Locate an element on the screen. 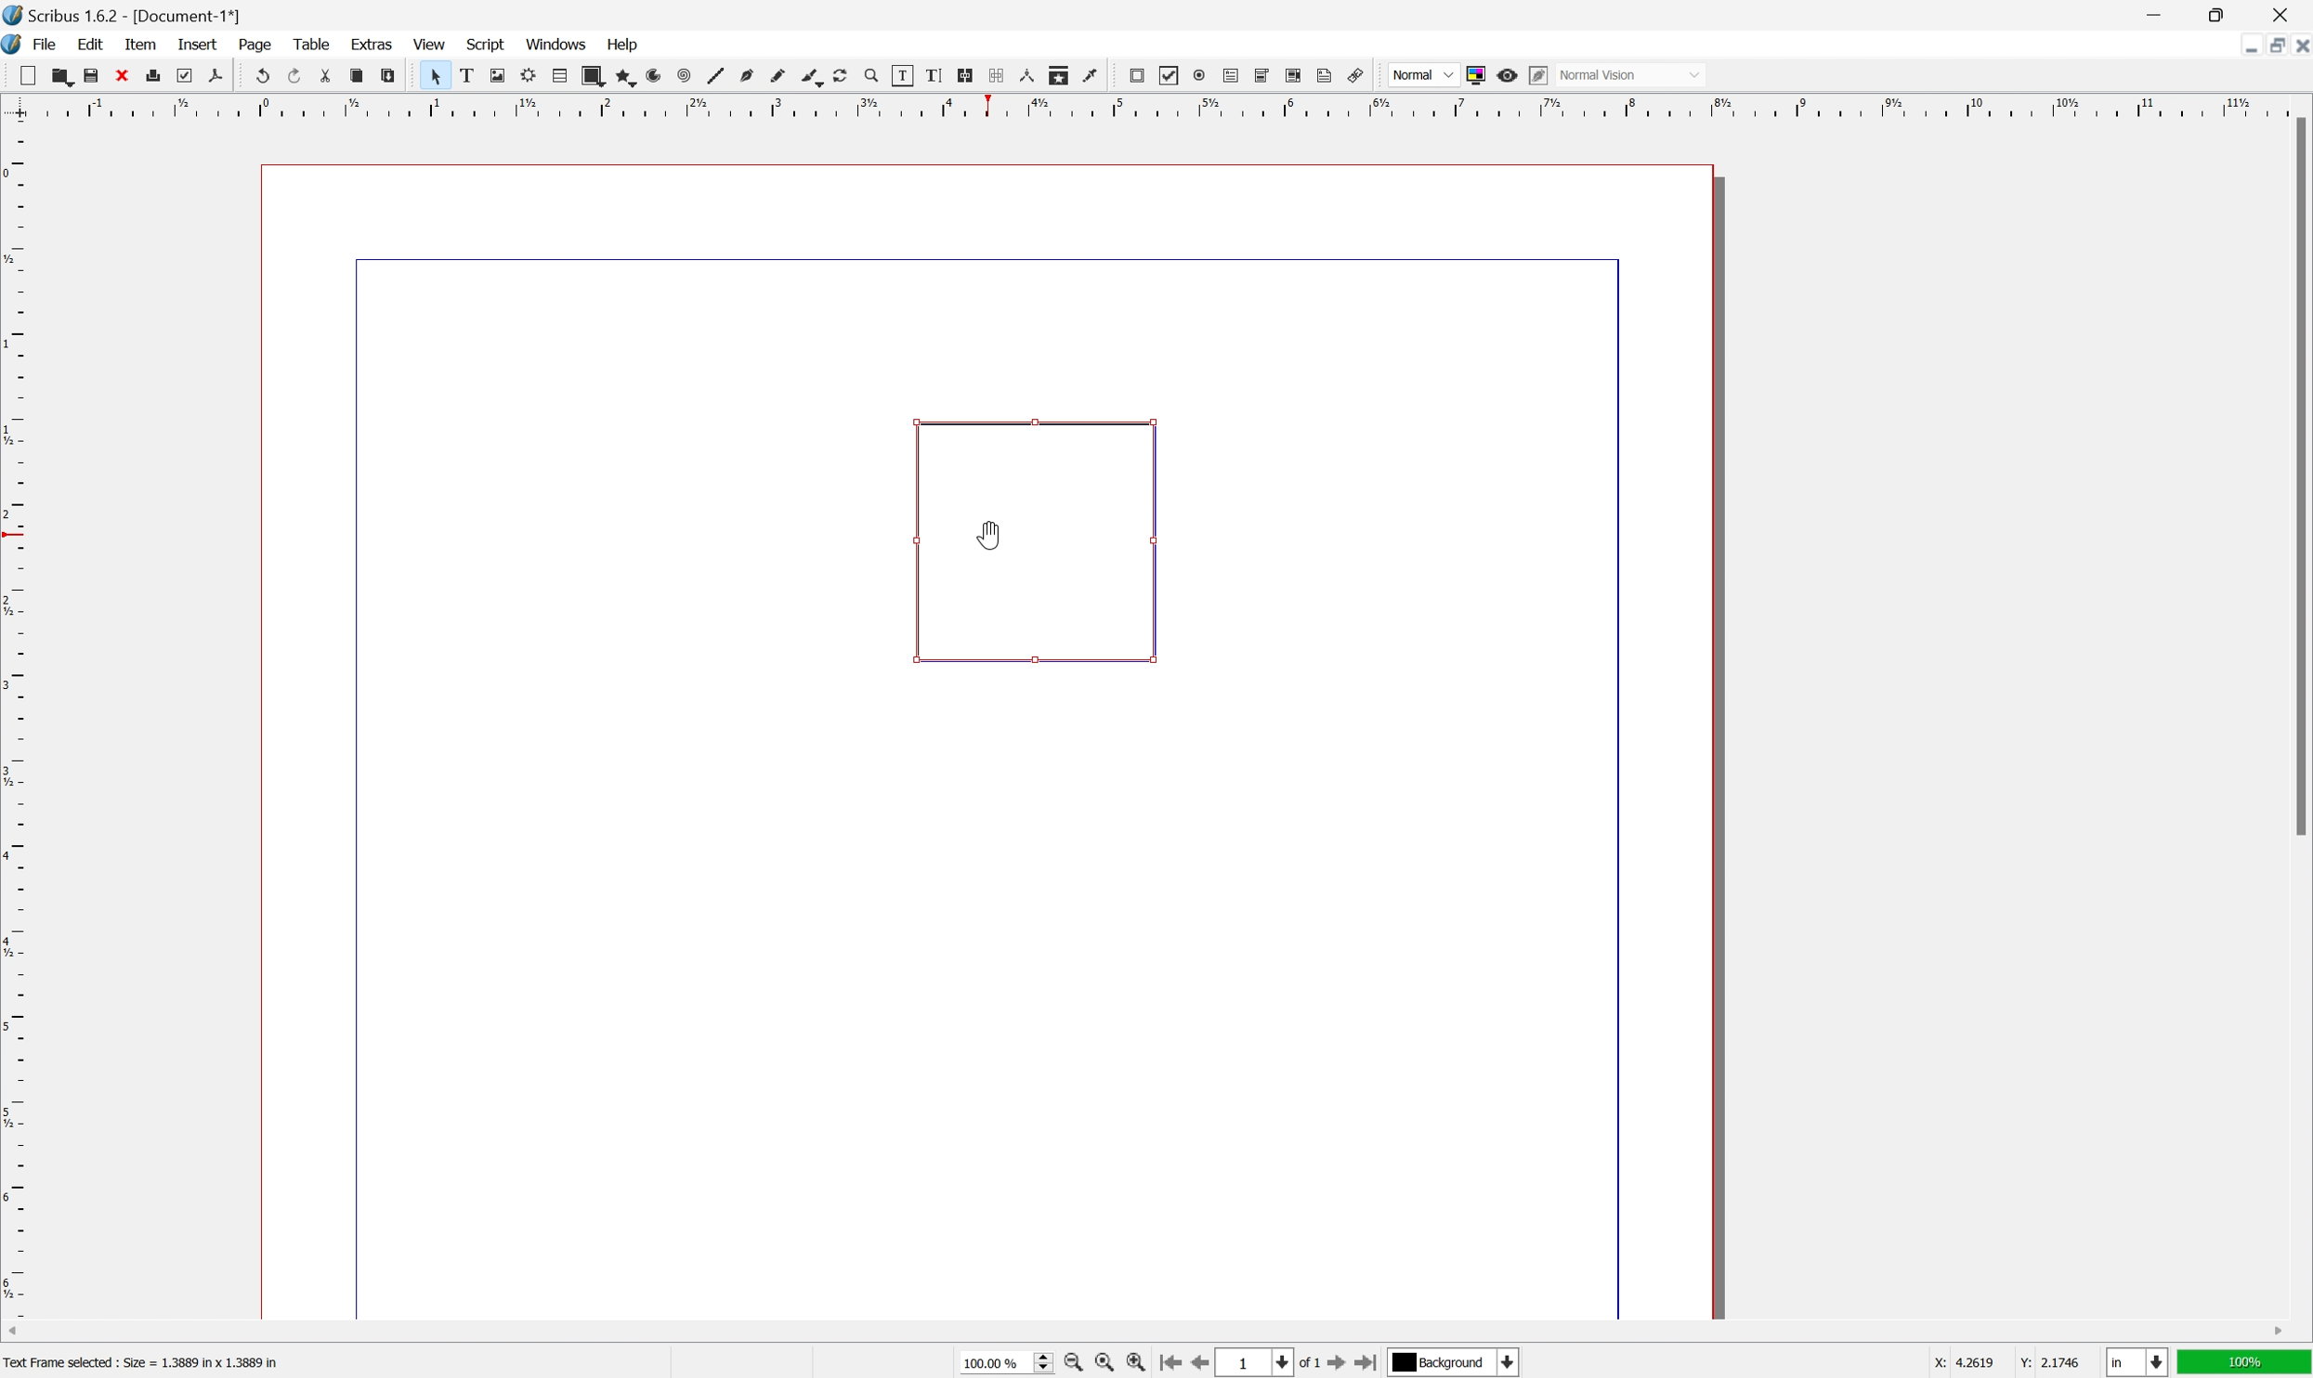  zoom in is located at coordinates (1135, 1362).